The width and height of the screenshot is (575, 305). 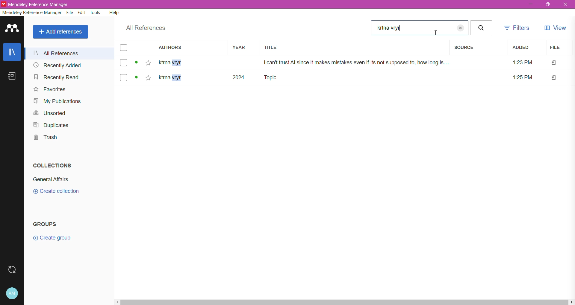 What do you see at coordinates (49, 90) in the screenshot?
I see `Favorites` at bounding box center [49, 90].